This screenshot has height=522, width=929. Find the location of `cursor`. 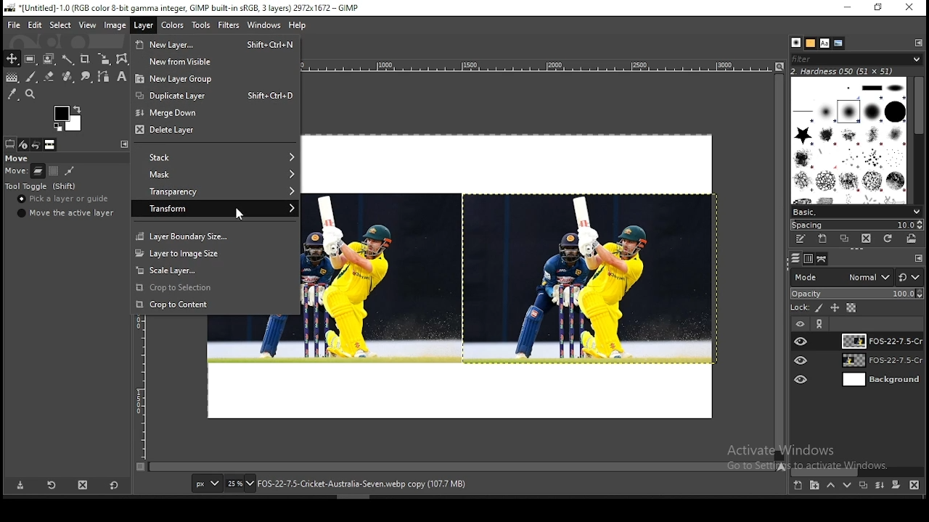

cursor is located at coordinates (242, 215).